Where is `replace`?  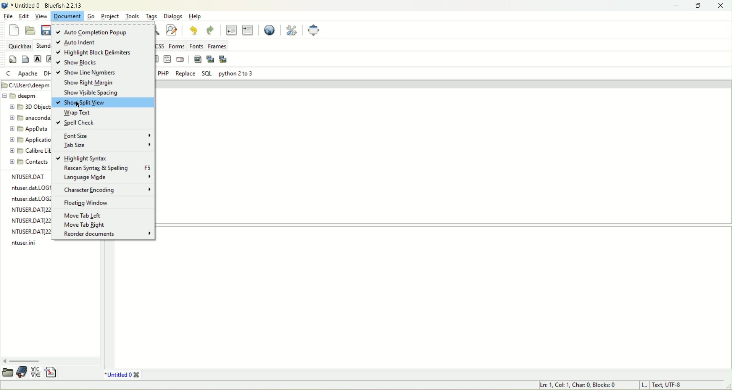
replace is located at coordinates (185, 73).